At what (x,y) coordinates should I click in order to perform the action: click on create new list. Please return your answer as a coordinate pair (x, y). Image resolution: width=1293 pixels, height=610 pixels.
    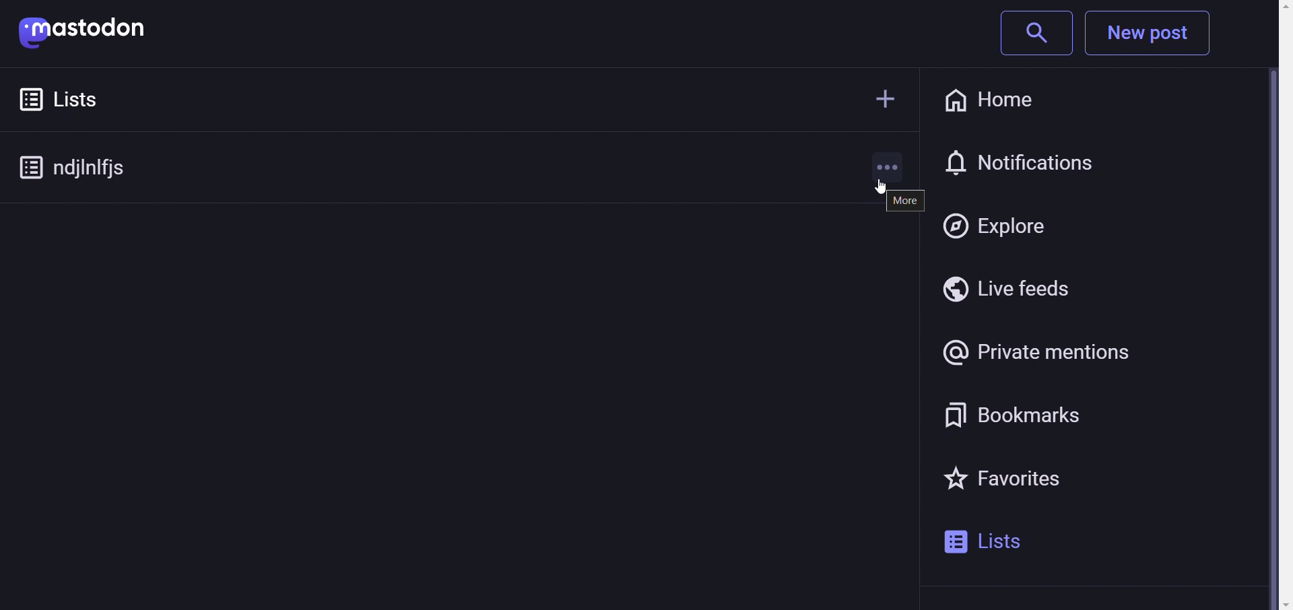
    Looking at the image, I should click on (877, 100).